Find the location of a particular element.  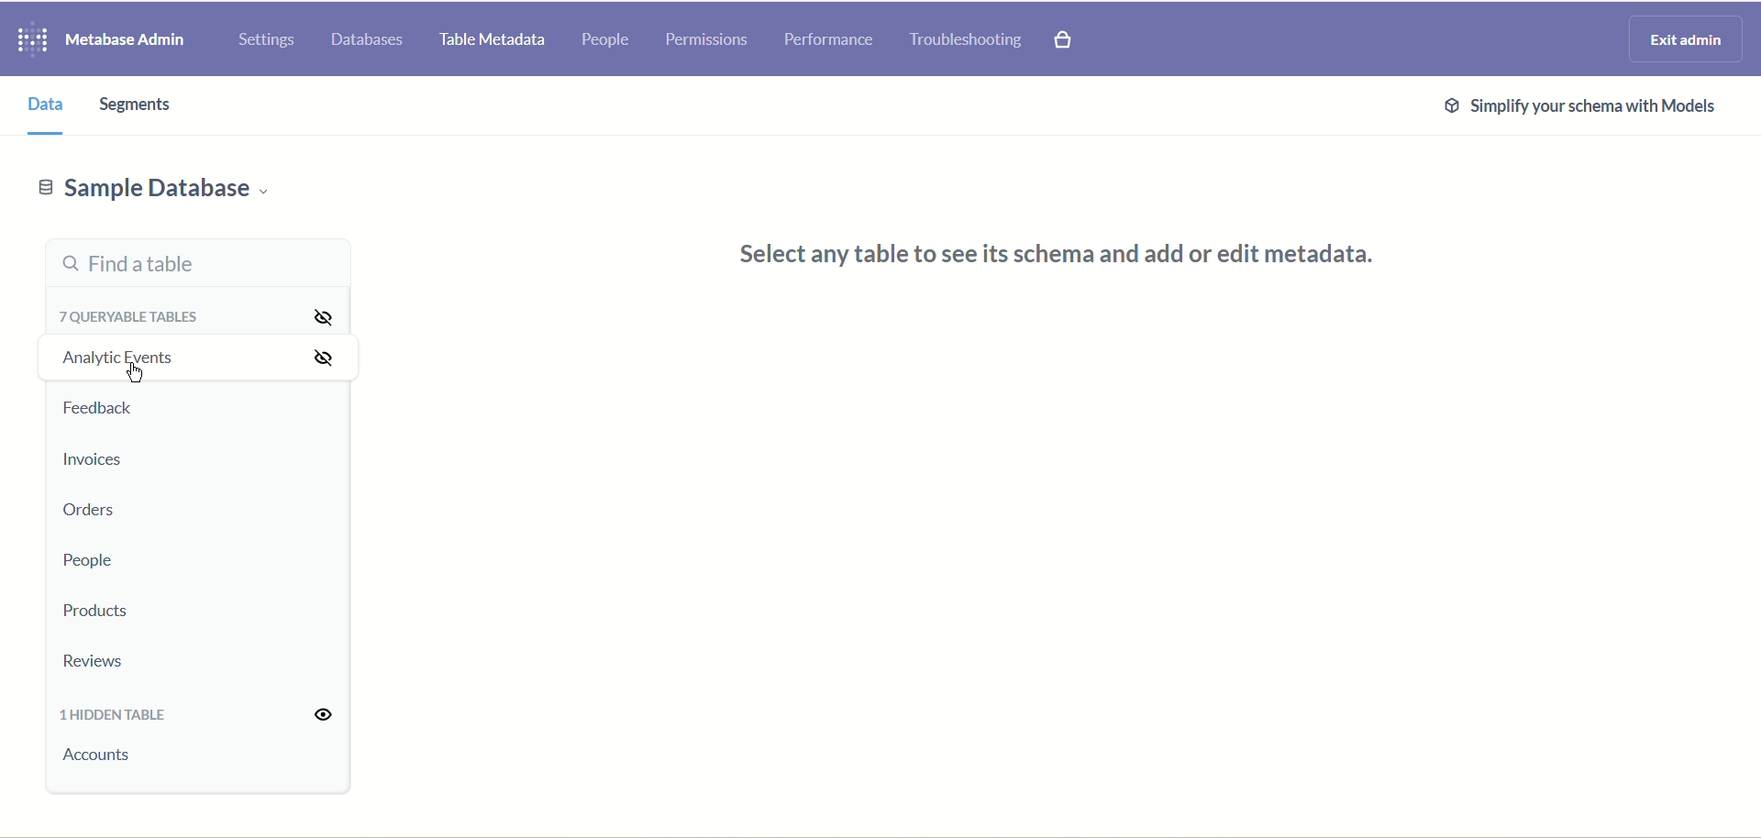

reviews is located at coordinates (98, 662).